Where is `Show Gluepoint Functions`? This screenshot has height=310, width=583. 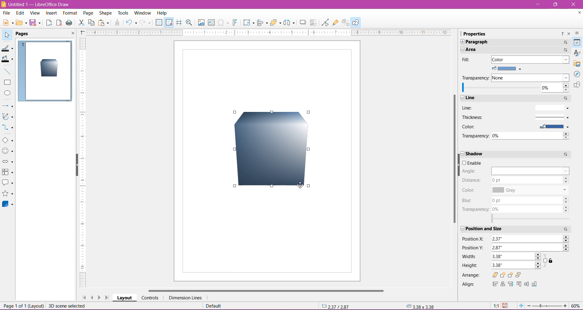
Show Gluepoint Functions is located at coordinates (336, 23).